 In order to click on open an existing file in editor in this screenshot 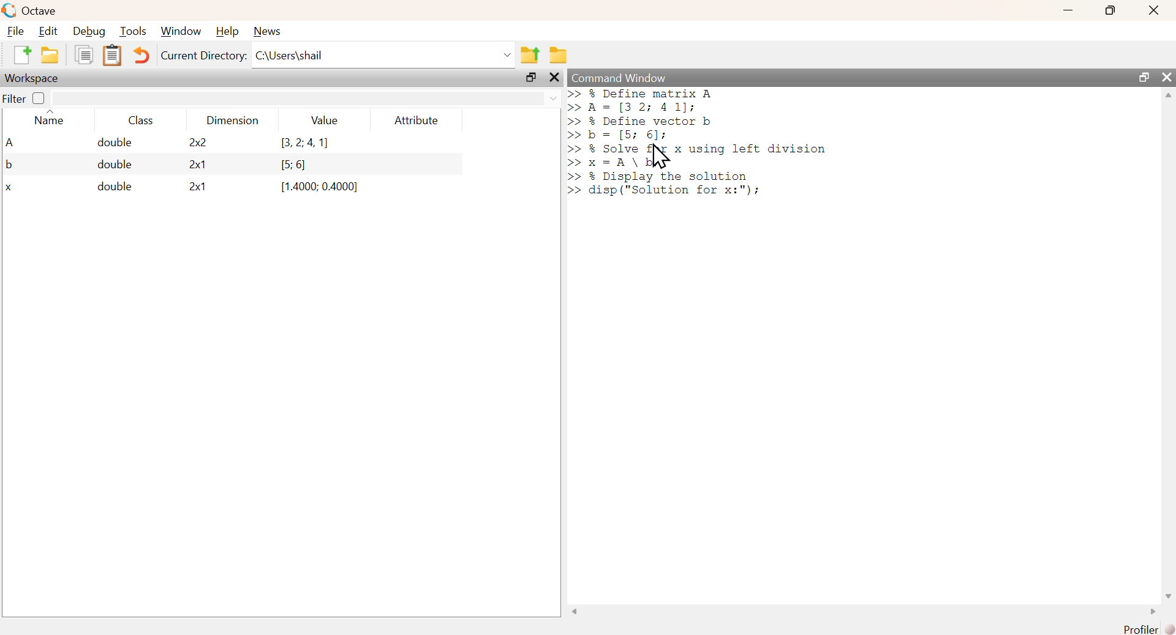, I will do `click(49, 56)`.